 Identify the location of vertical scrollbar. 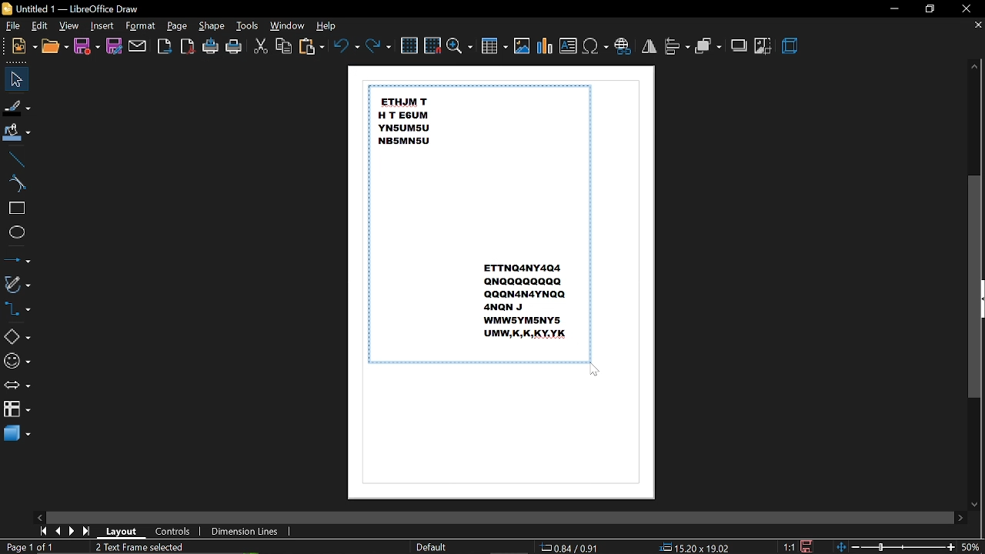
(975, 285).